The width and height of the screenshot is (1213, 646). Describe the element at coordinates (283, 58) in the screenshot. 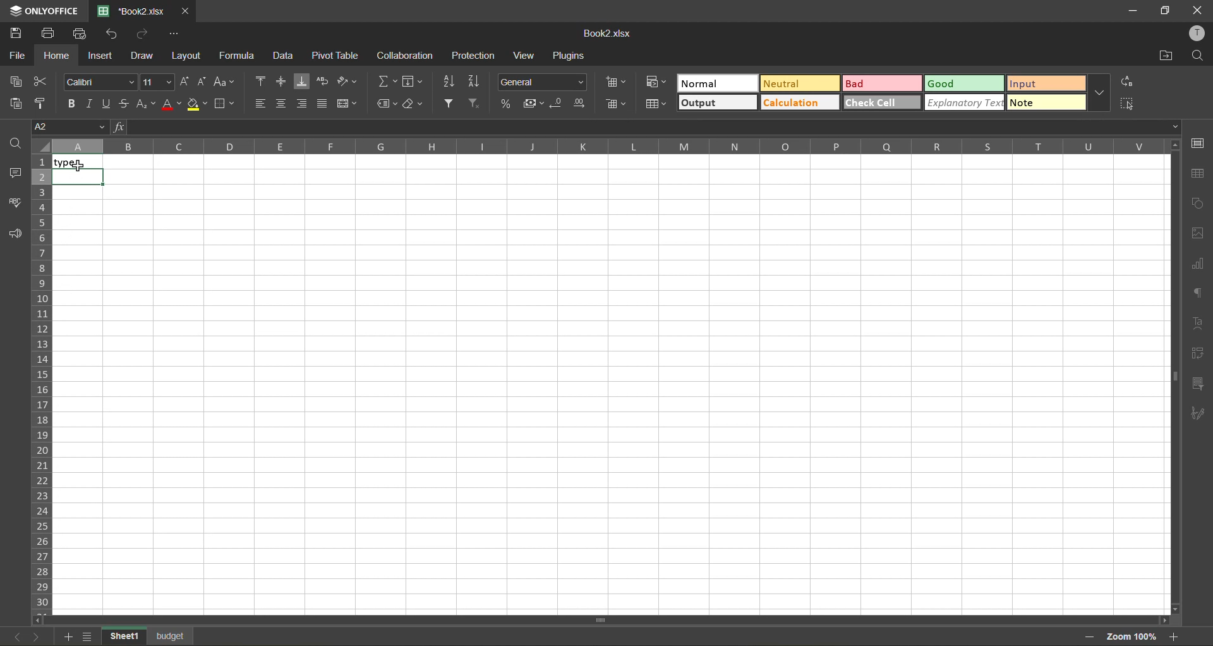

I see `data` at that location.